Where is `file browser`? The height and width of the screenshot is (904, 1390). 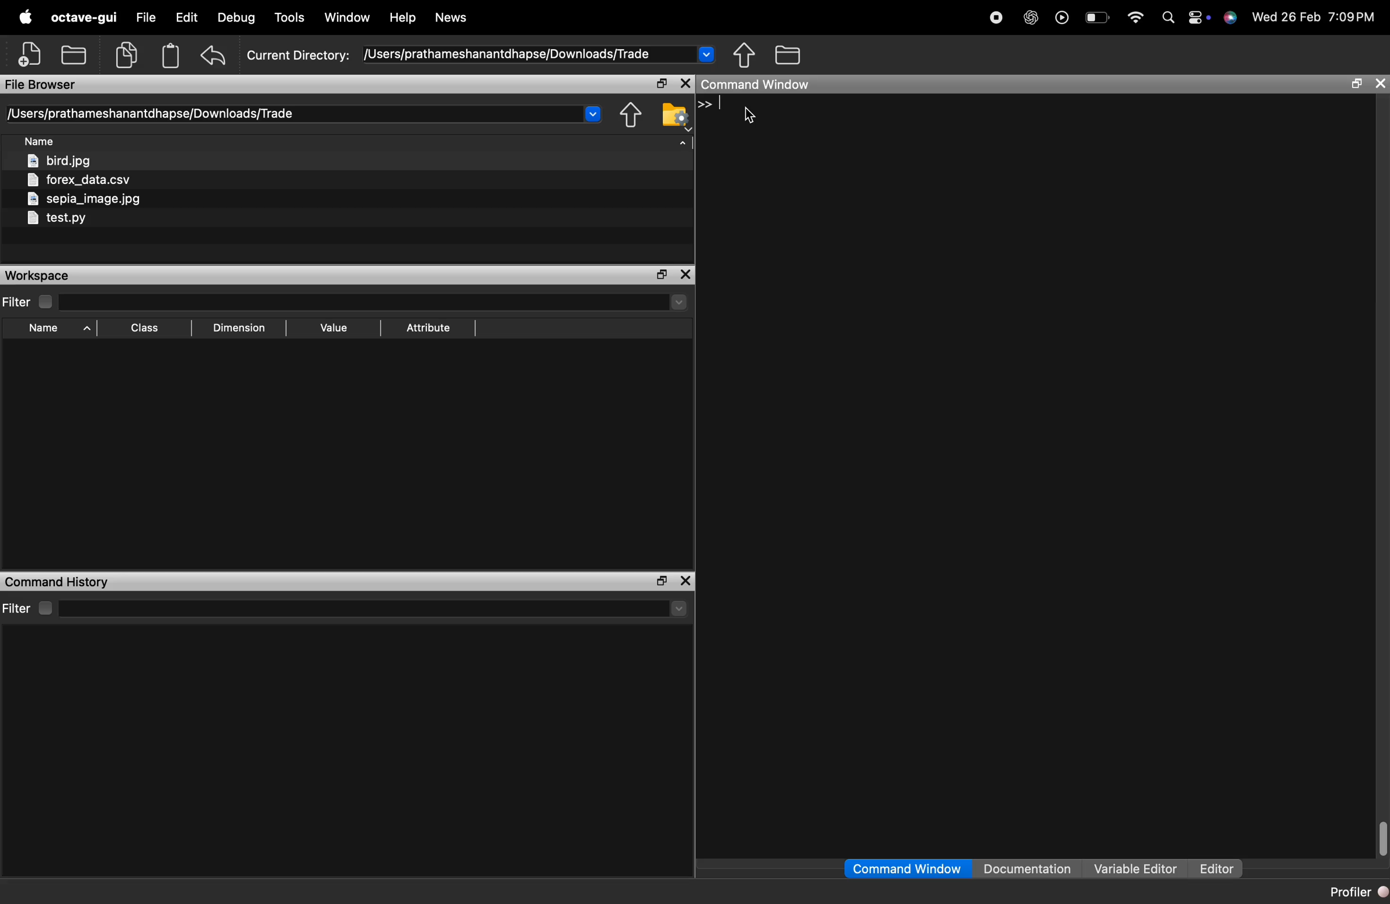 file browser is located at coordinates (47, 85).